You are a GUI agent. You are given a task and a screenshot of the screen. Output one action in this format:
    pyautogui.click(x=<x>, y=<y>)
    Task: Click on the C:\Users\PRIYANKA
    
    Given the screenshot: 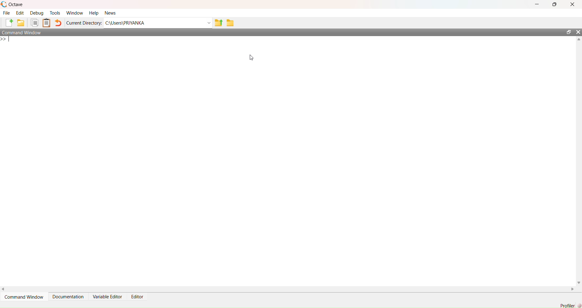 What is the action you would take?
    pyautogui.click(x=154, y=23)
    